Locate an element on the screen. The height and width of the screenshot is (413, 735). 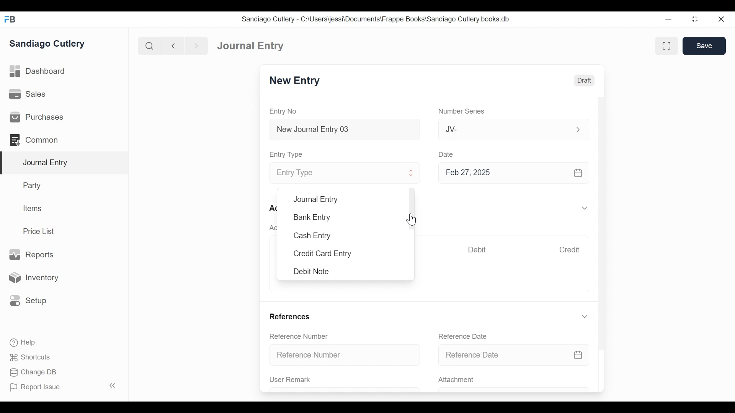
Save is located at coordinates (705, 46).